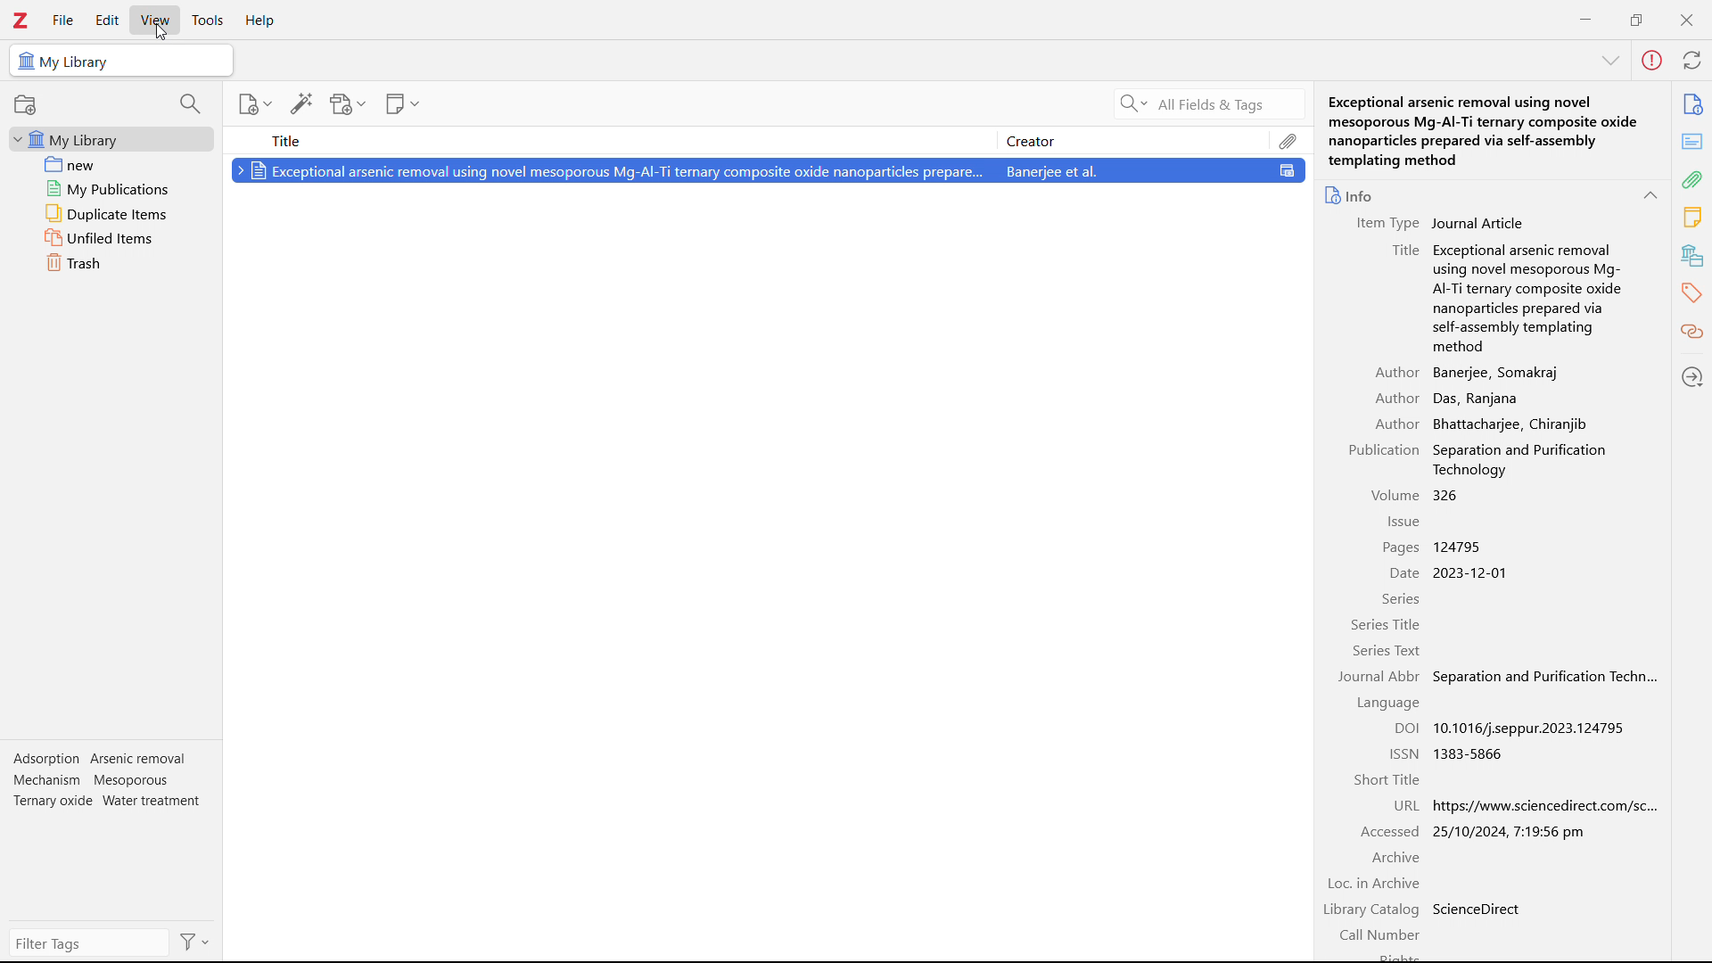  I want to click on 1383-5866, so click(1474, 754).